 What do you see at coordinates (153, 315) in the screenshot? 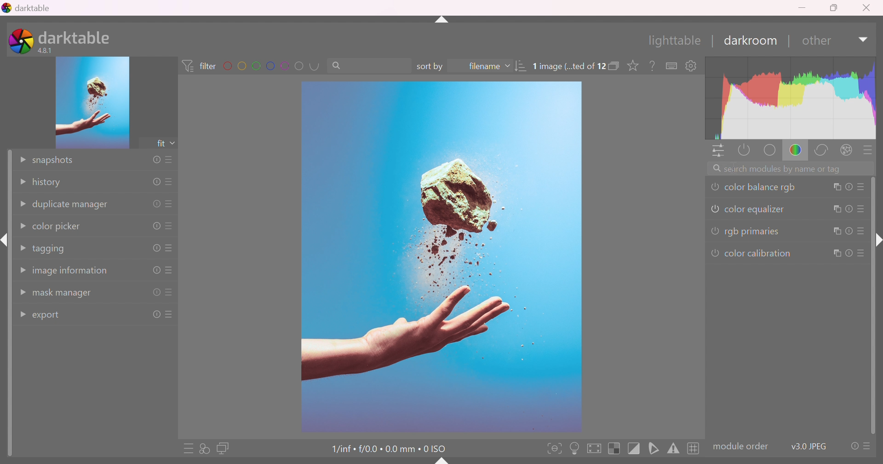
I see `reset` at bounding box center [153, 315].